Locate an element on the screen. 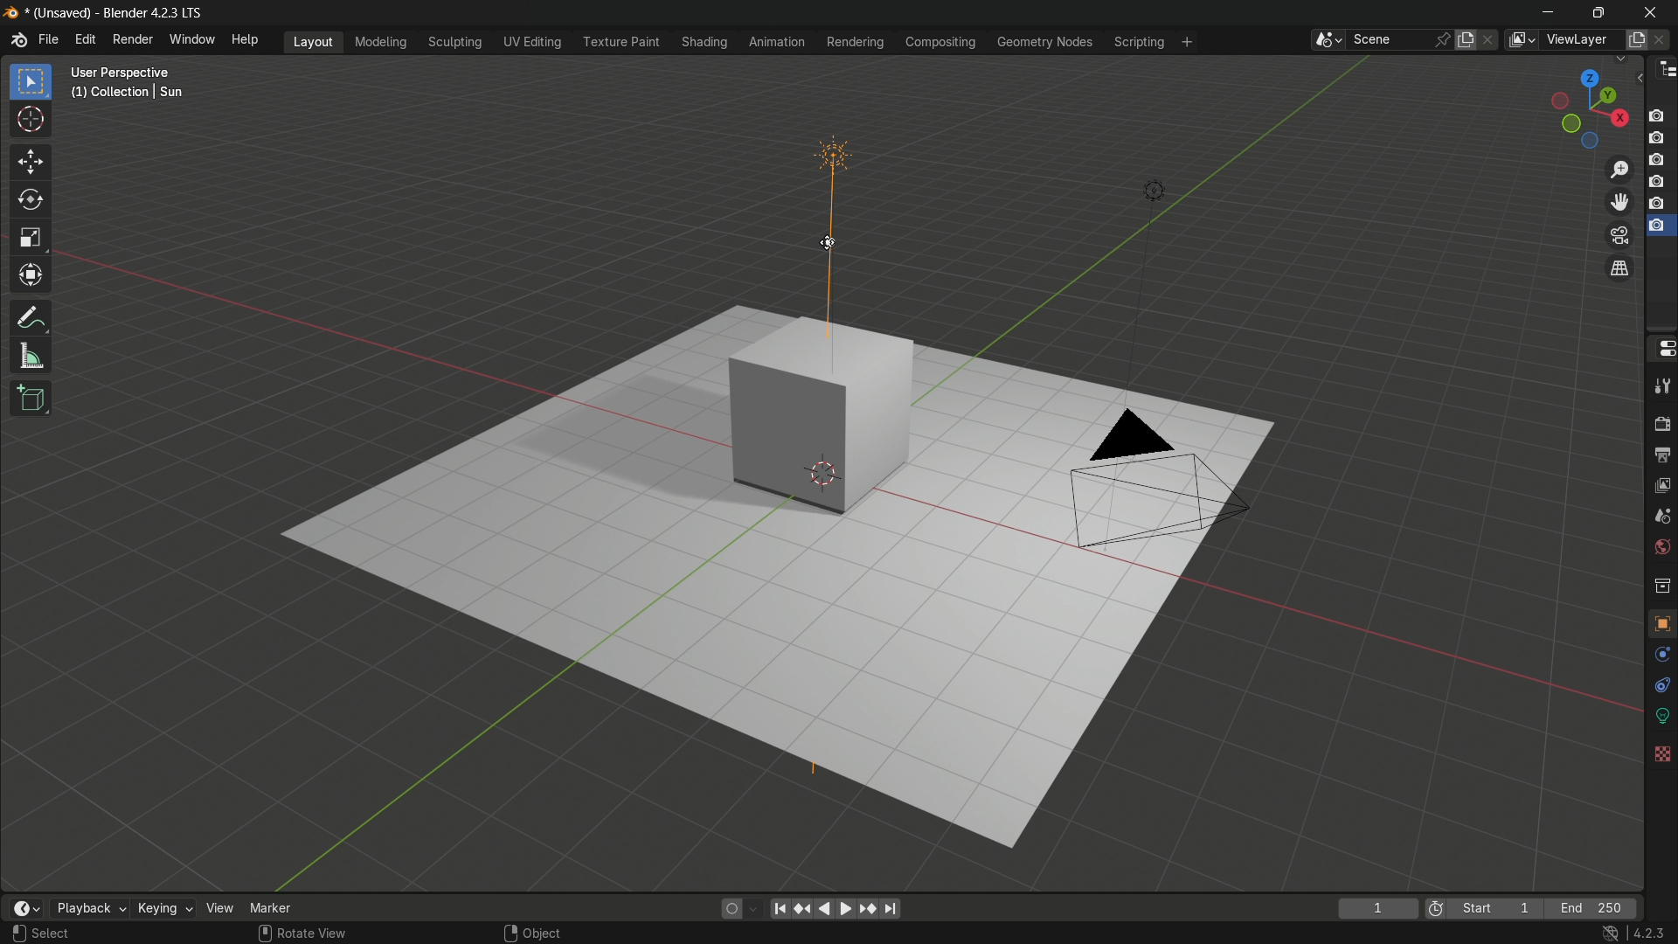 This screenshot has height=944, width=1678. file menu is located at coordinates (49, 39).